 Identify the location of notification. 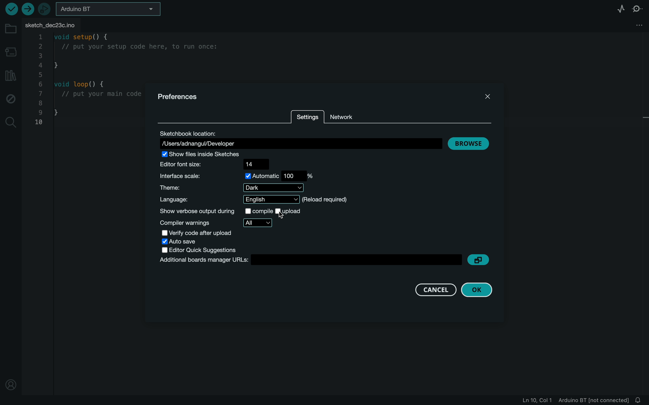
(640, 400).